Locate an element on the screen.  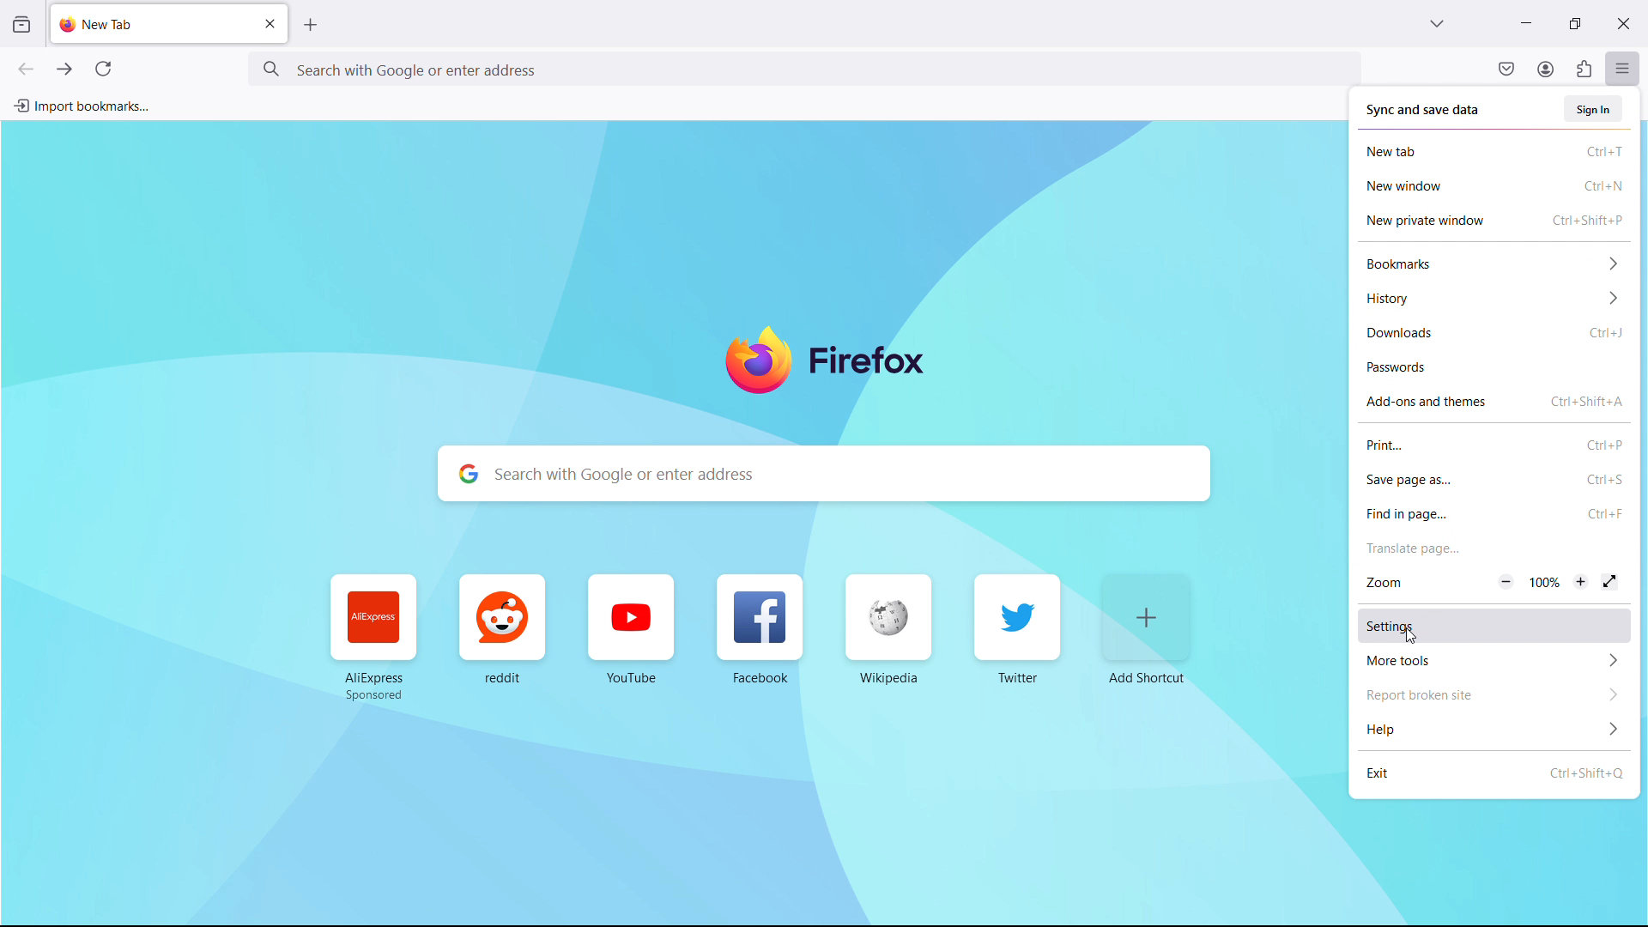
open new tab is located at coordinates (312, 25).